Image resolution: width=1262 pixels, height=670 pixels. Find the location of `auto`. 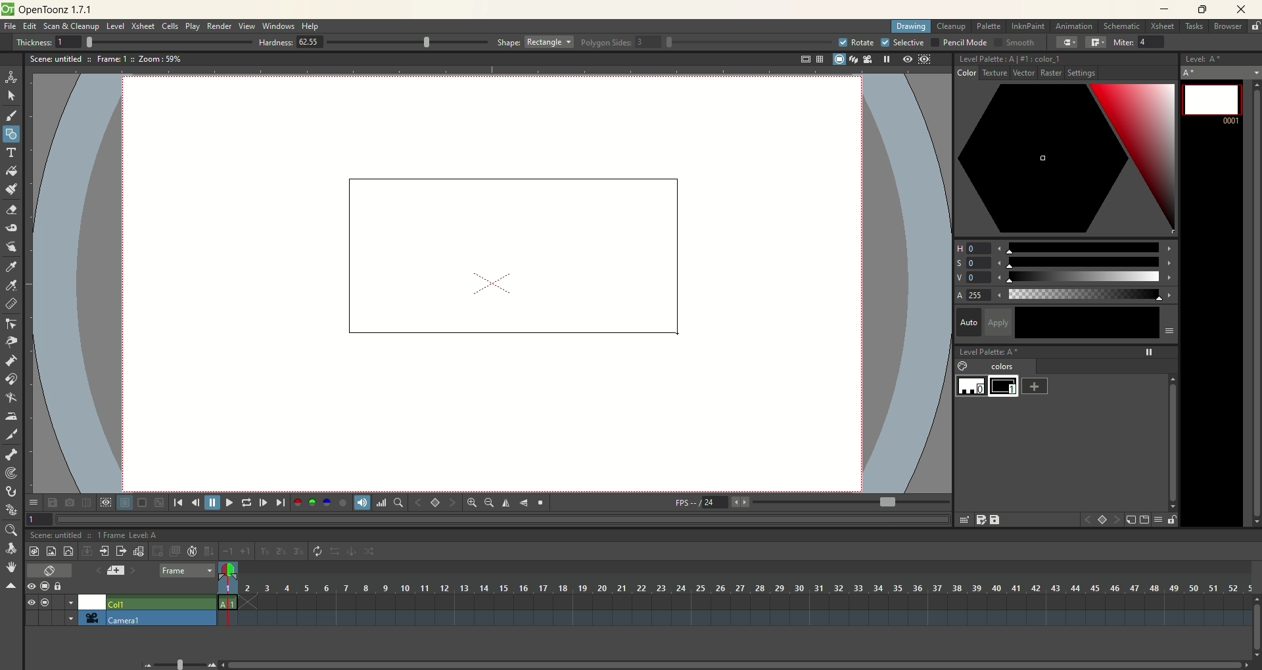

auto is located at coordinates (968, 321).